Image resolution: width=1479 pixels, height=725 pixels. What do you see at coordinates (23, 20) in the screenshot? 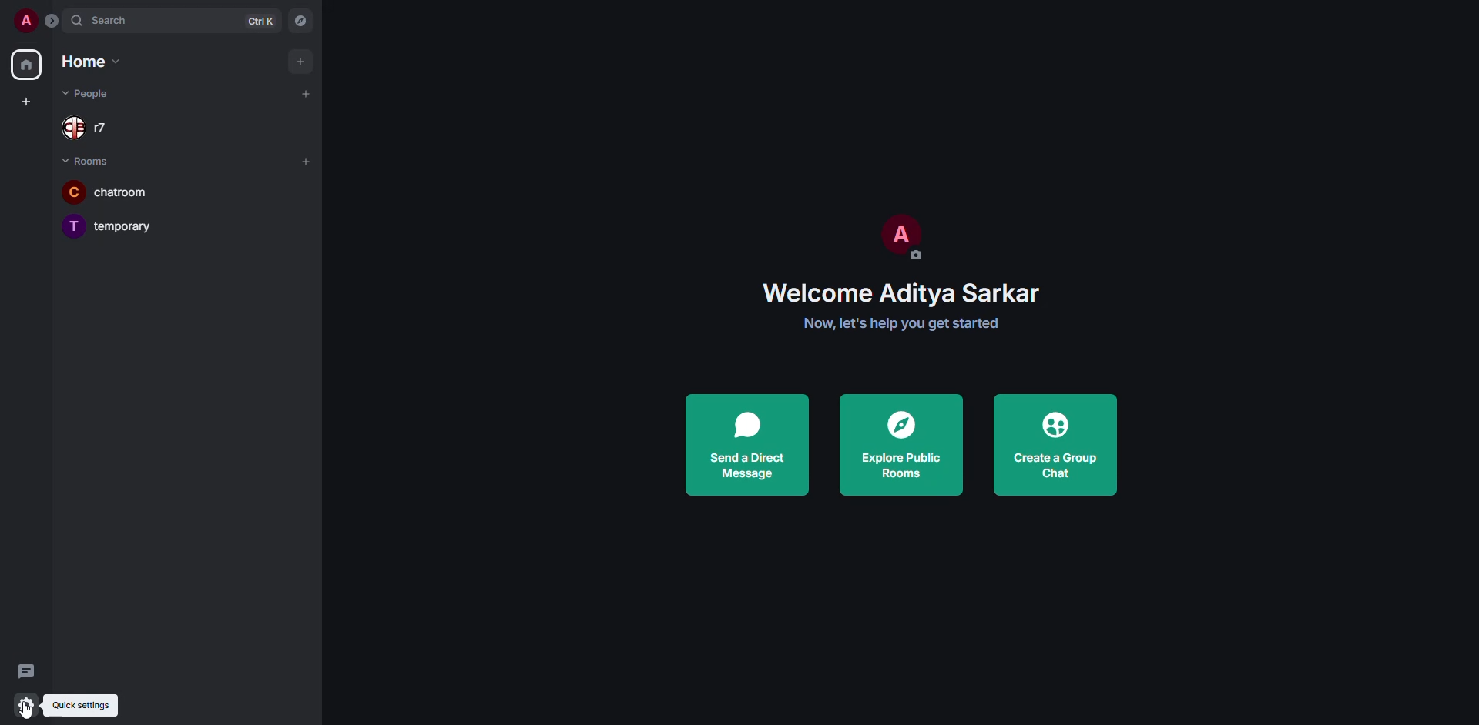
I see `profile` at bounding box center [23, 20].